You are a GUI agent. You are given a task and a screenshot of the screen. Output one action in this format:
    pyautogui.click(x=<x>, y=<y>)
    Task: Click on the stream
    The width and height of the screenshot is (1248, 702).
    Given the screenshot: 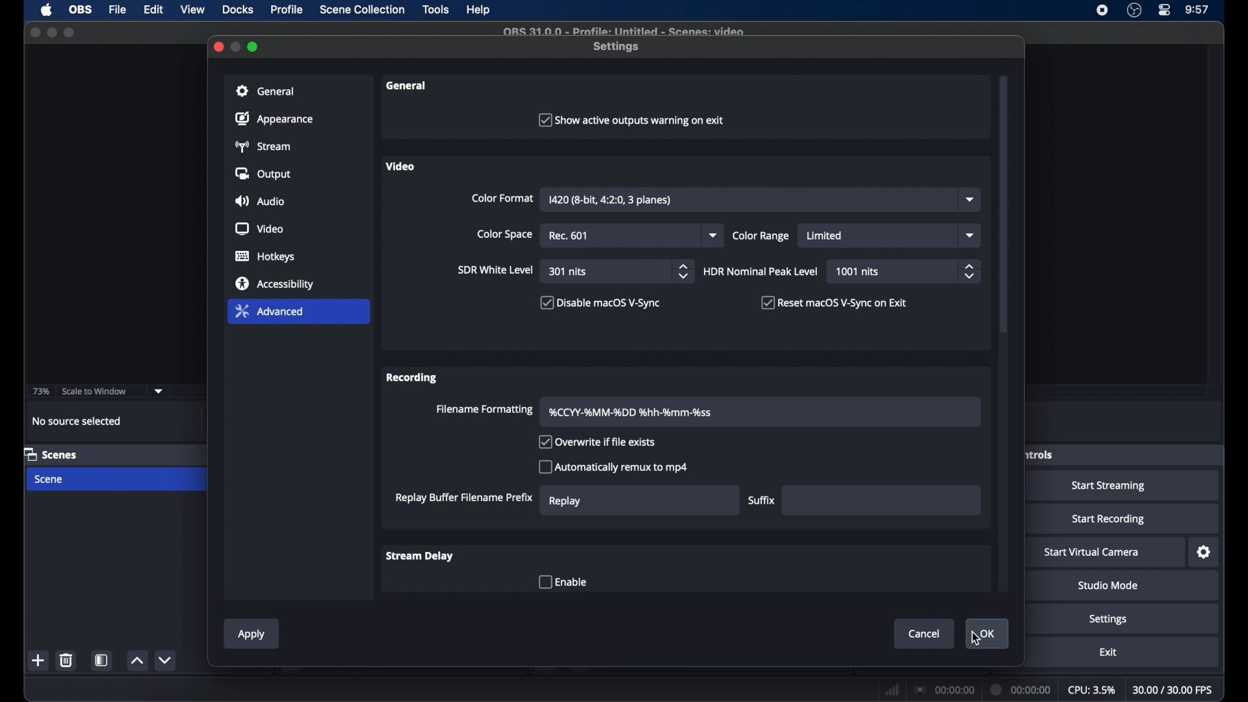 What is the action you would take?
    pyautogui.click(x=261, y=146)
    